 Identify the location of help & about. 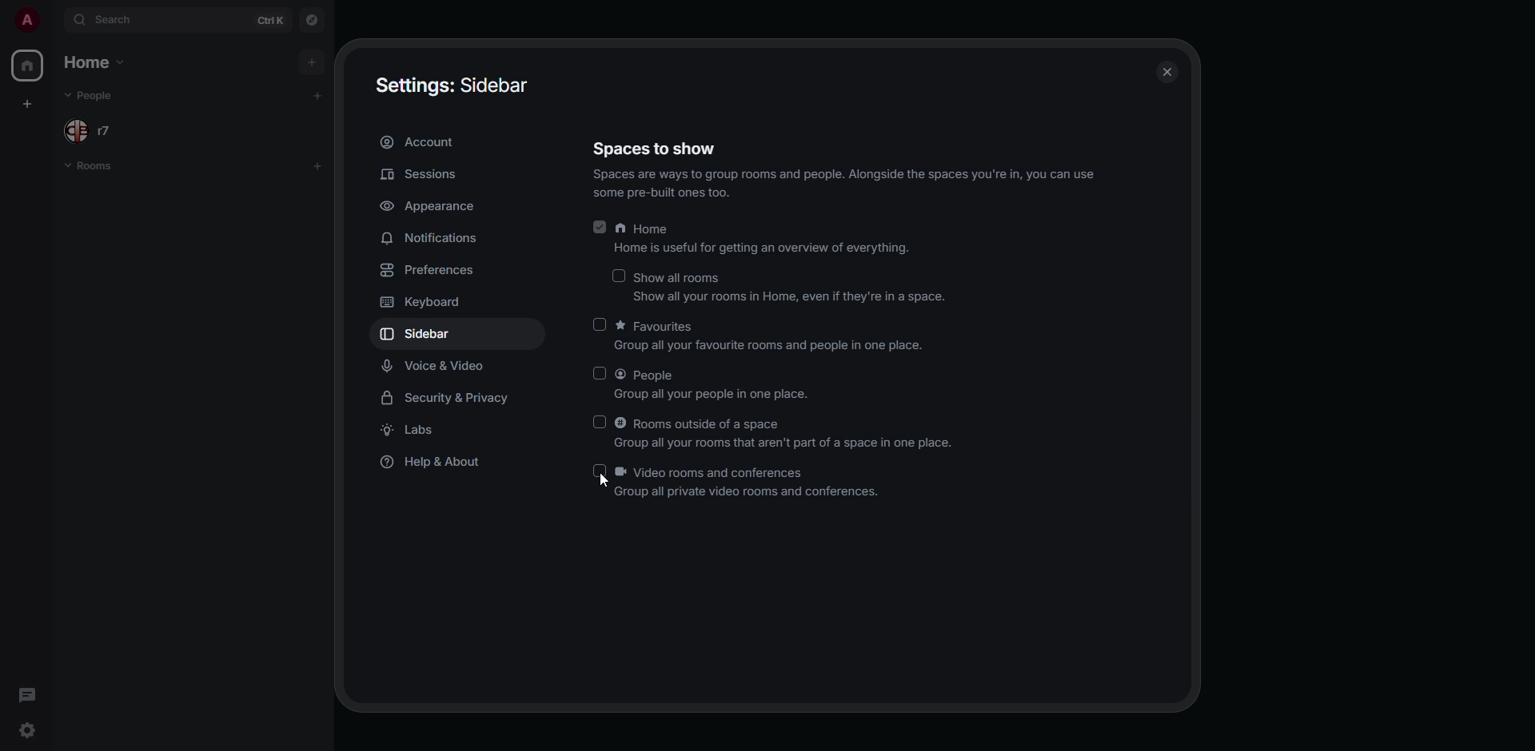
(433, 463).